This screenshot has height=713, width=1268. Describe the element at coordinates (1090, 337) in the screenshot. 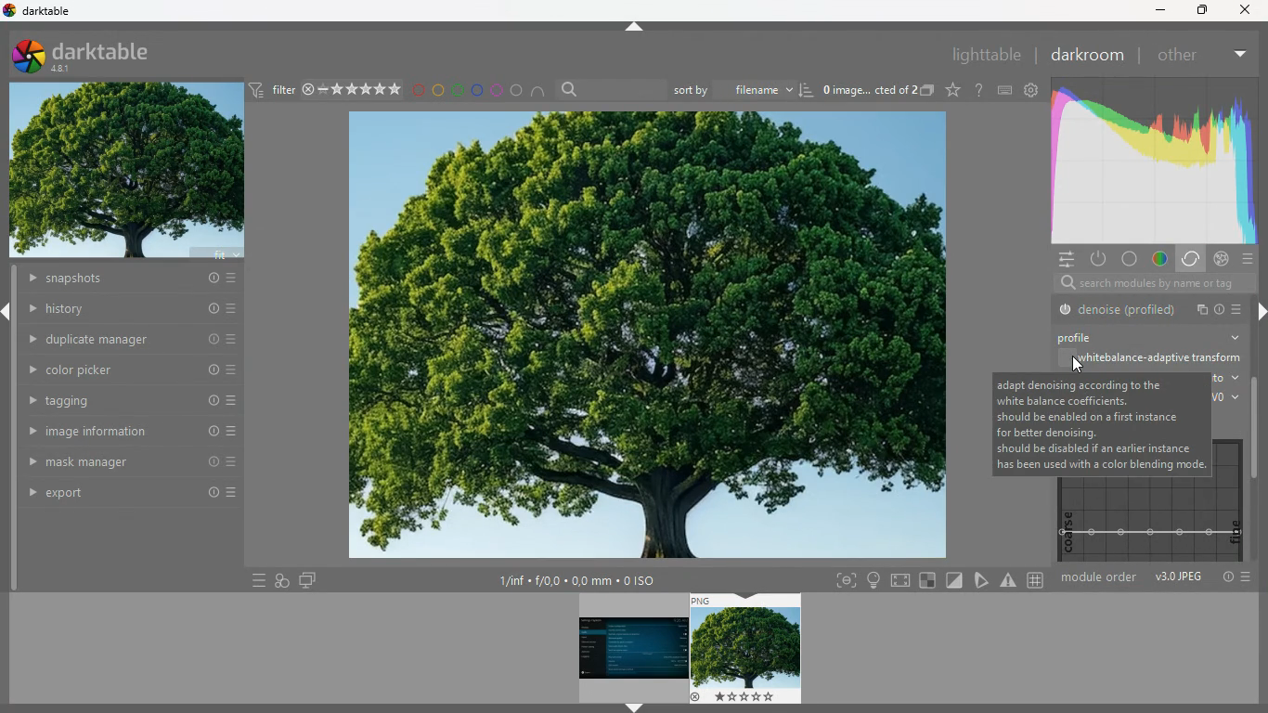

I see `profile` at that location.